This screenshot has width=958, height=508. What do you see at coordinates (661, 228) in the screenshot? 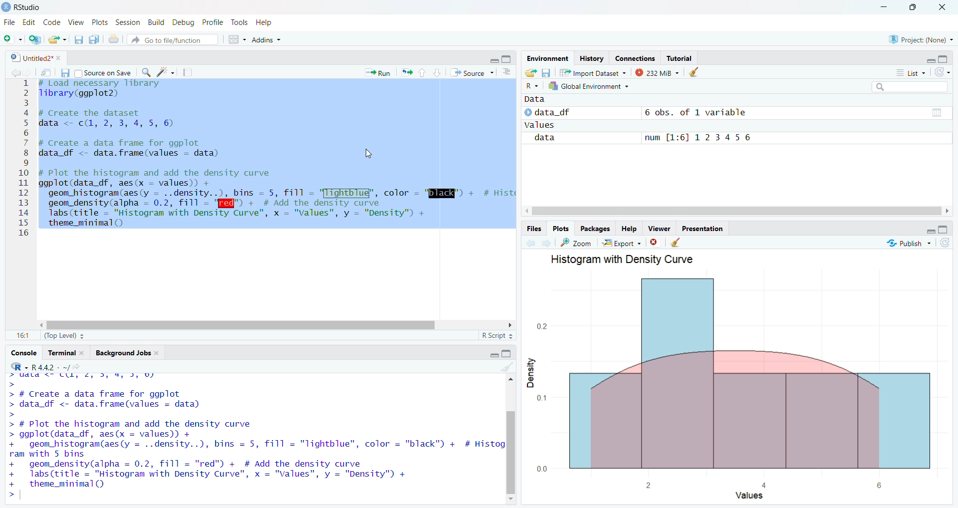
I see `Viewer` at bounding box center [661, 228].